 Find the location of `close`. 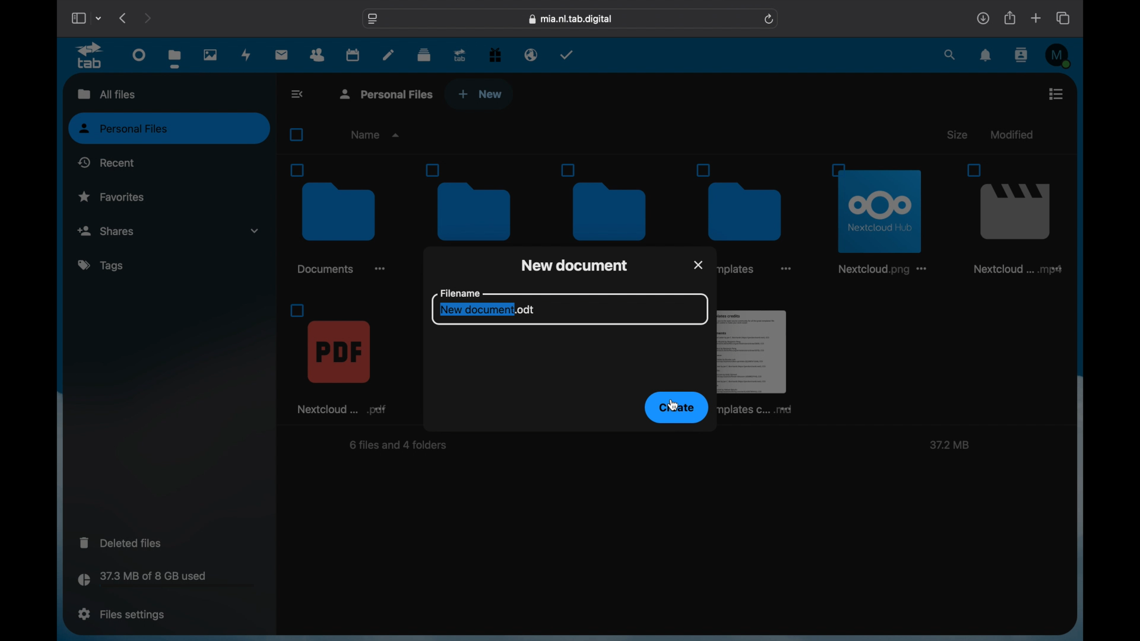

close is located at coordinates (699, 264).